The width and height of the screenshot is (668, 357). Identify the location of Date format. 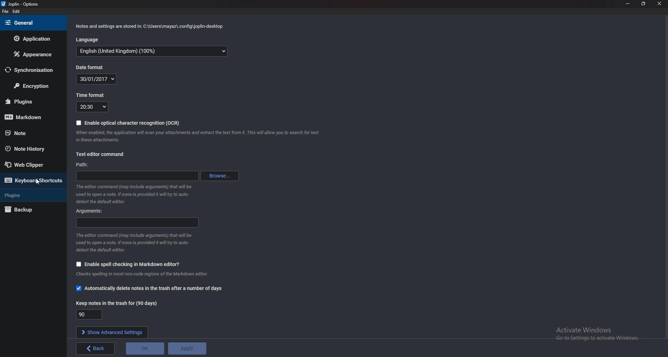
(95, 78).